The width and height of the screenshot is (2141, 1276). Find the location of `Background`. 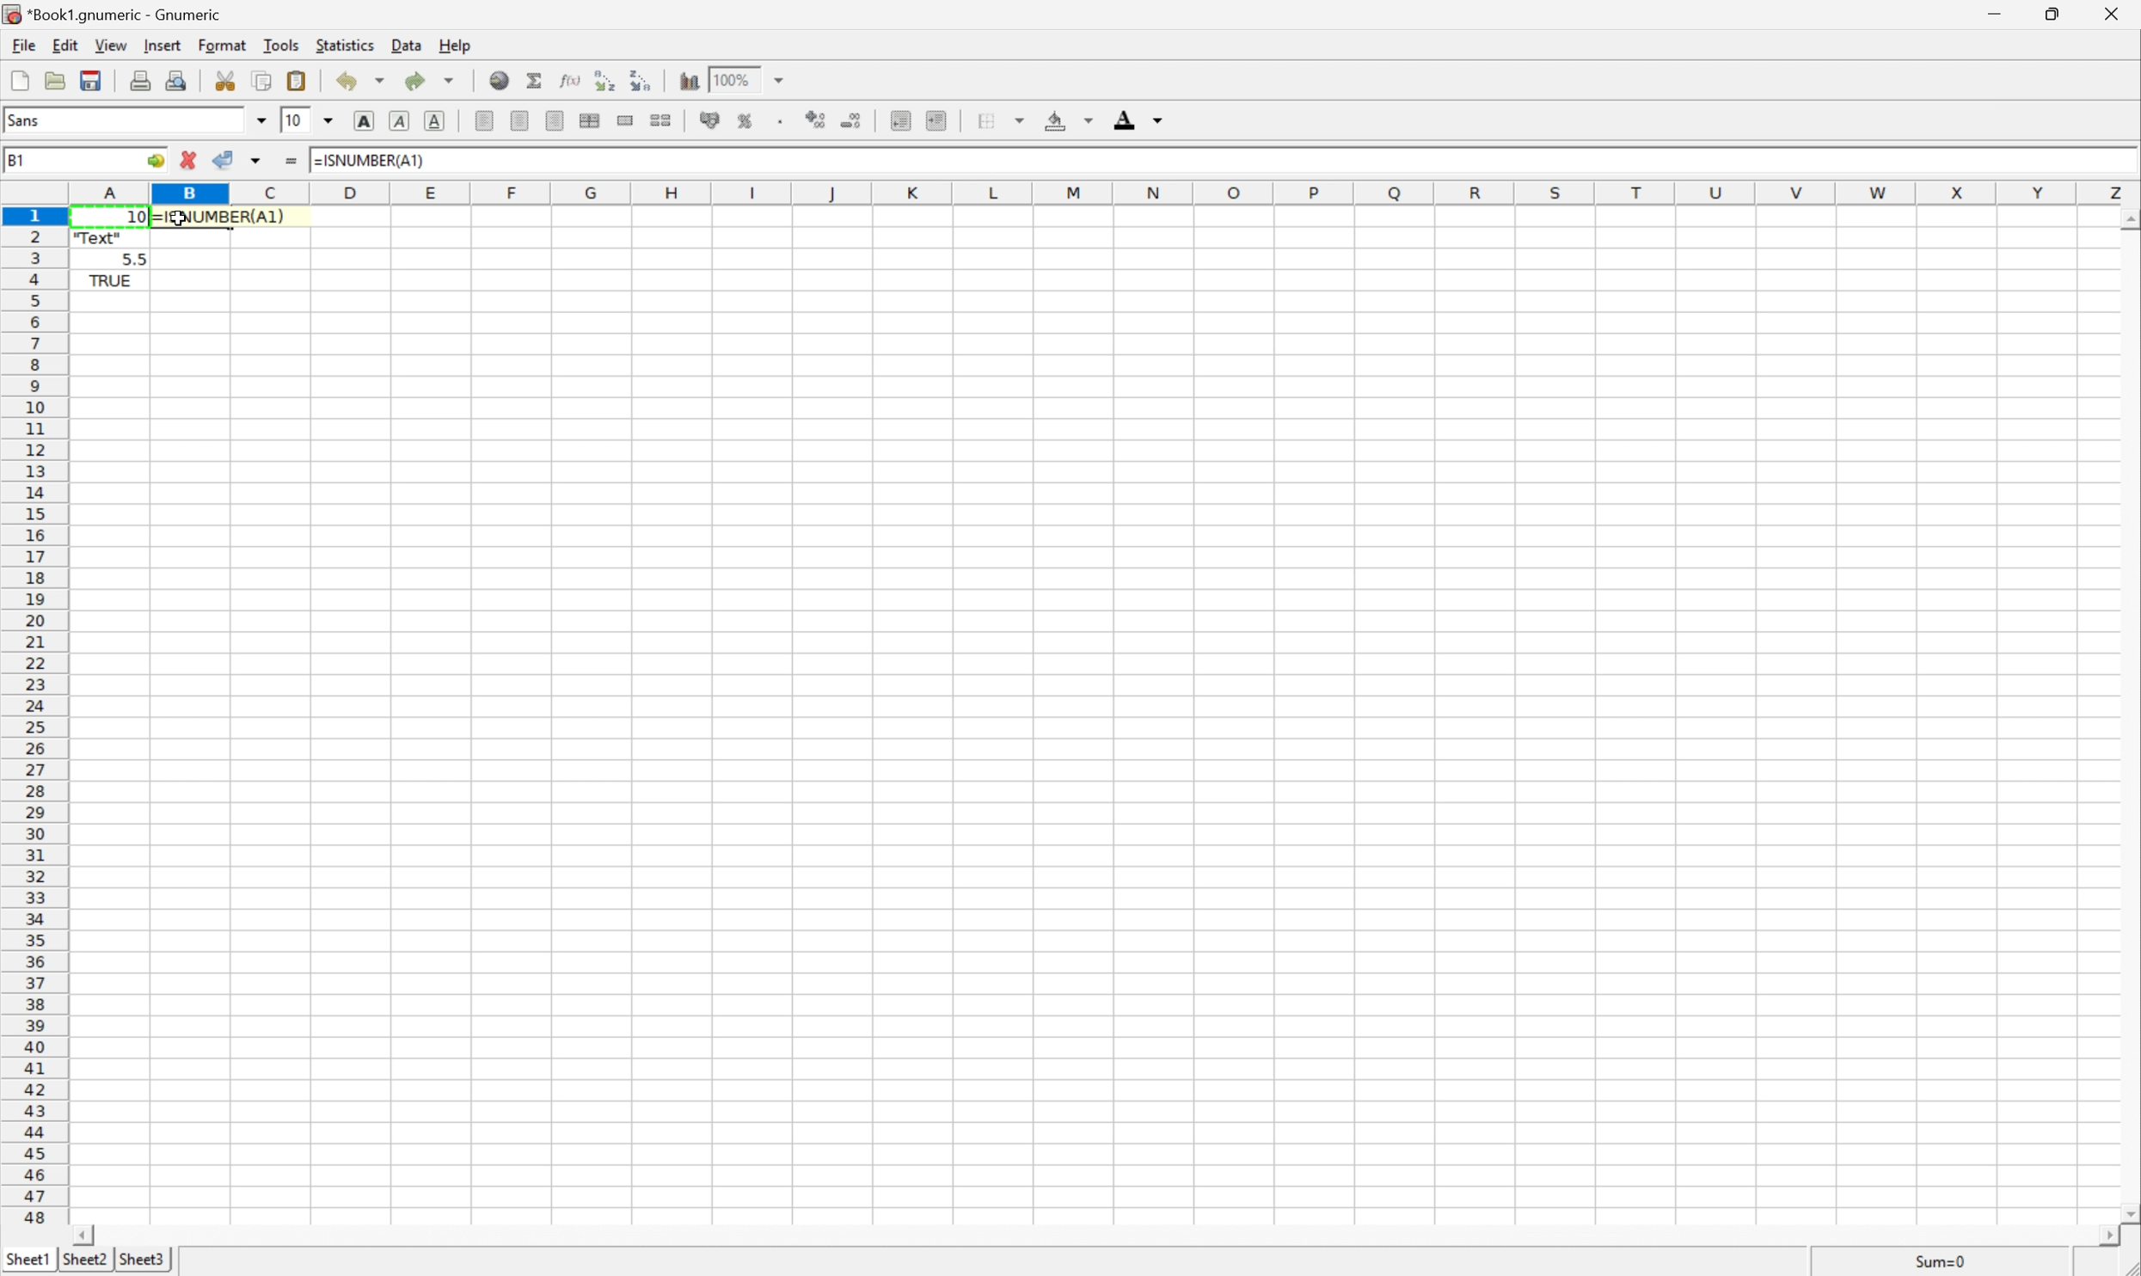

Background is located at coordinates (1068, 119).